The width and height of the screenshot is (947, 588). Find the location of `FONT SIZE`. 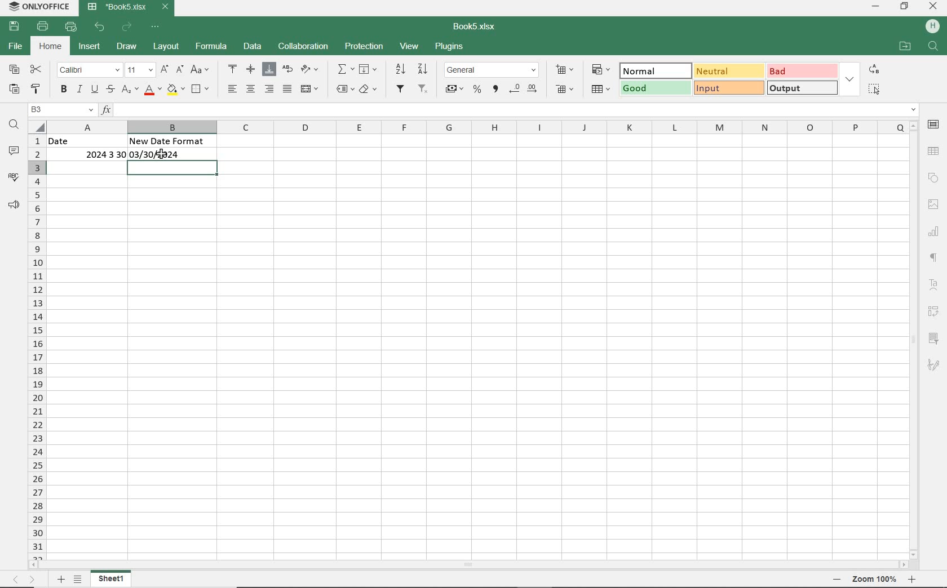

FONT SIZE is located at coordinates (141, 70).